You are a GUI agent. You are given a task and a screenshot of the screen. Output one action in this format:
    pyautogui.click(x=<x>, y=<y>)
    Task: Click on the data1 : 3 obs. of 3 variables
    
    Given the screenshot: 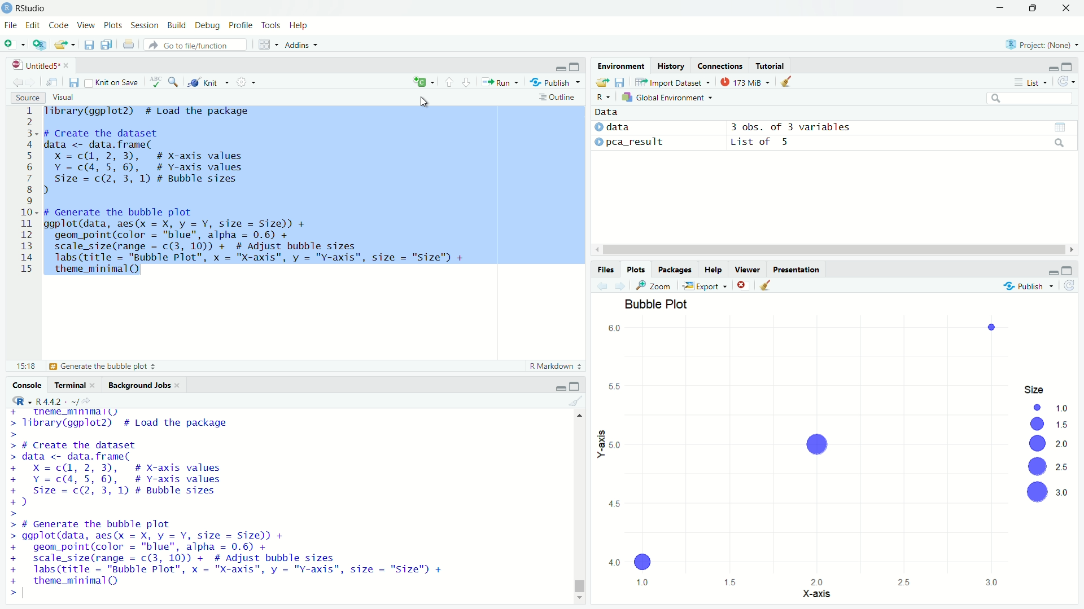 What is the action you would take?
    pyautogui.click(x=902, y=128)
    